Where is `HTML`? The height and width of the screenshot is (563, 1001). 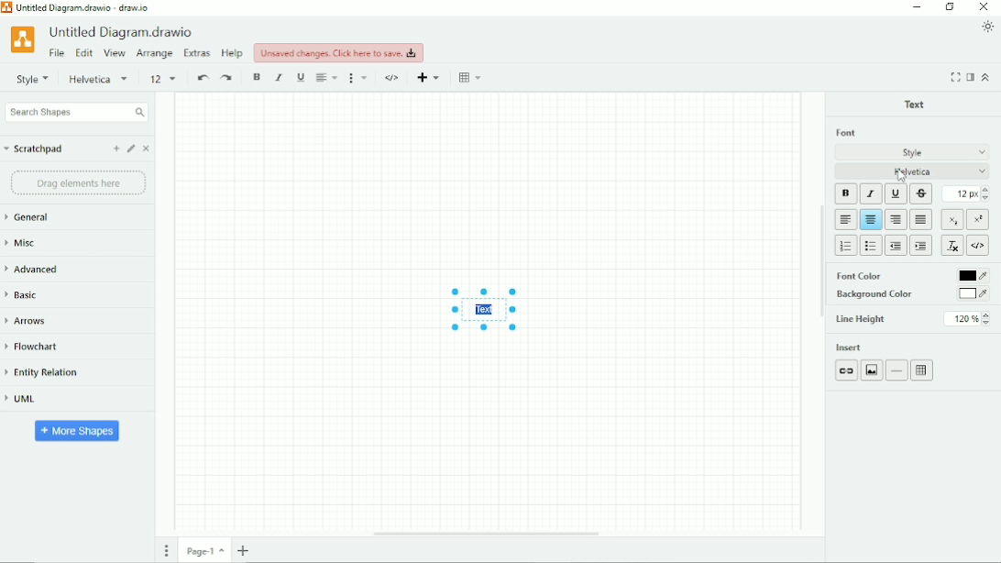
HTML is located at coordinates (978, 246).